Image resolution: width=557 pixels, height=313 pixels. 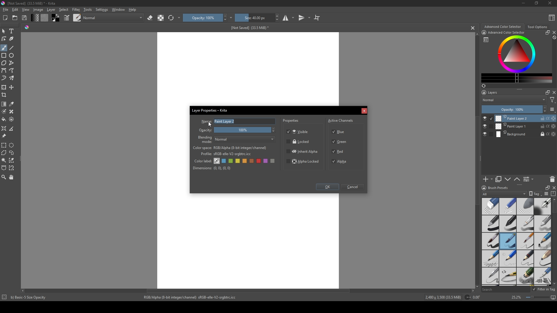 I want to click on Opacity, so click(x=206, y=130).